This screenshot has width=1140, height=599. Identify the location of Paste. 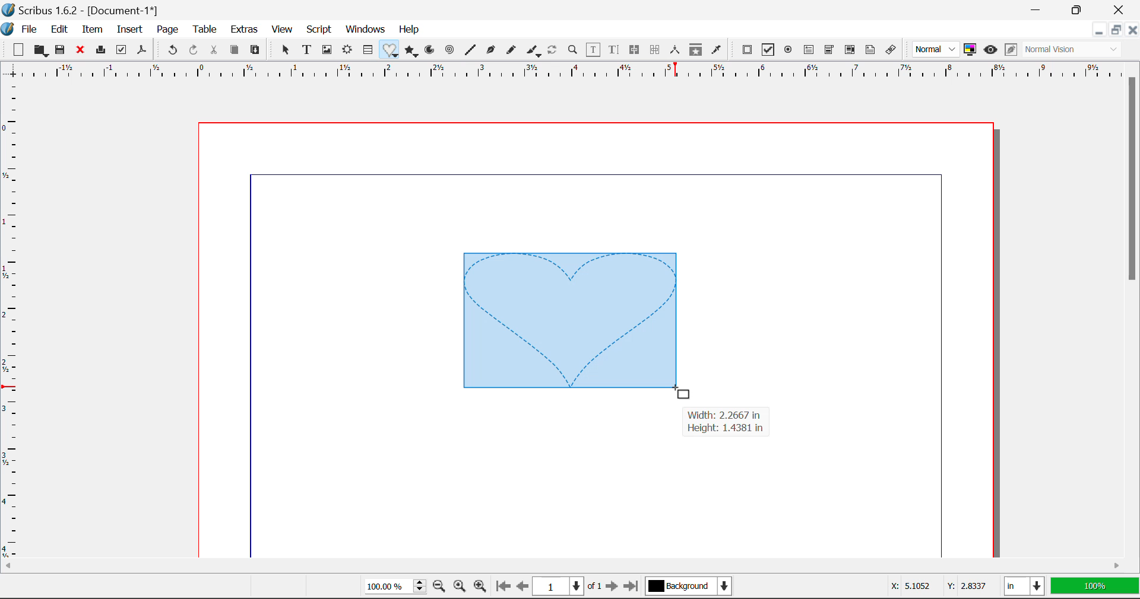
(258, 49).